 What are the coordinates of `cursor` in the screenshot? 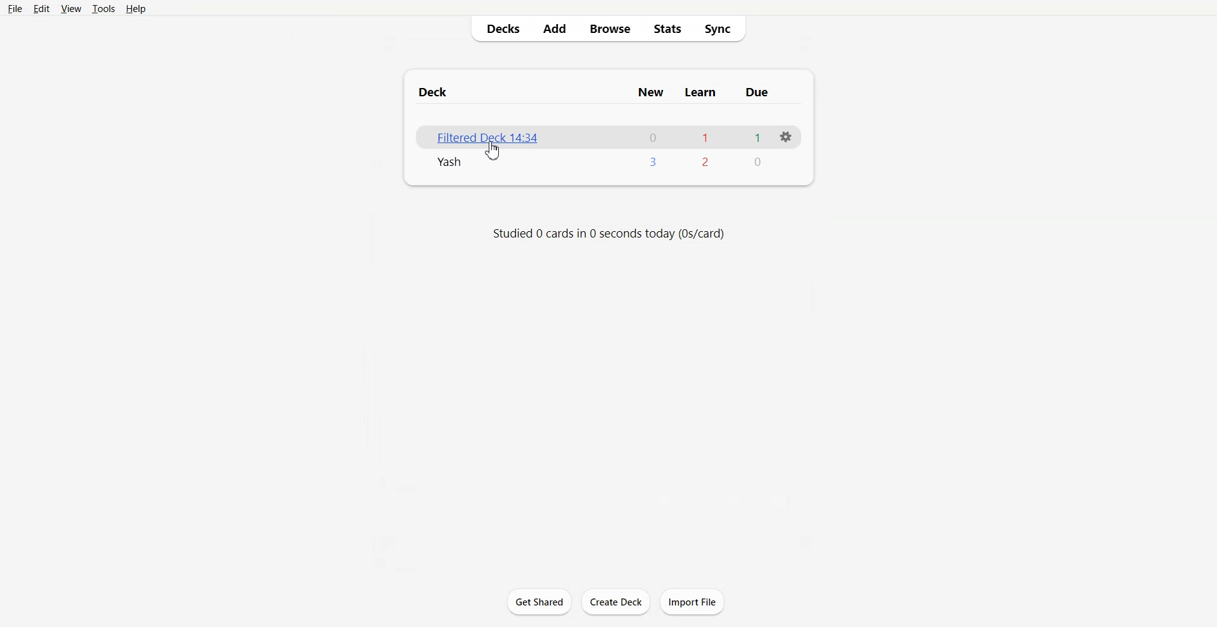 It's located at (493, 151).